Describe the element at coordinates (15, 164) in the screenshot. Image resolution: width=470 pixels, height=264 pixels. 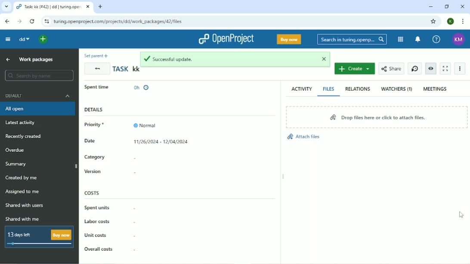
I see `Summary` at that location.